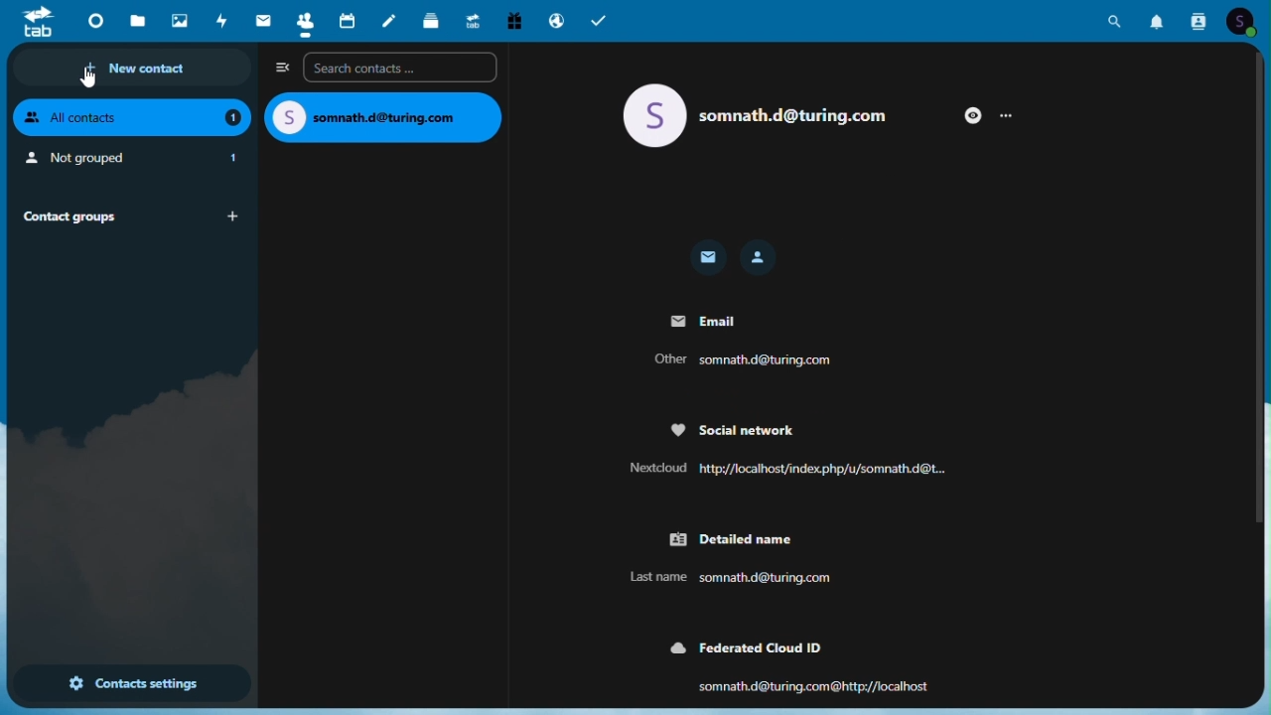  Describe the element at coordinates (130, 685) in the screenshot. I see `Contact settings` at that location.